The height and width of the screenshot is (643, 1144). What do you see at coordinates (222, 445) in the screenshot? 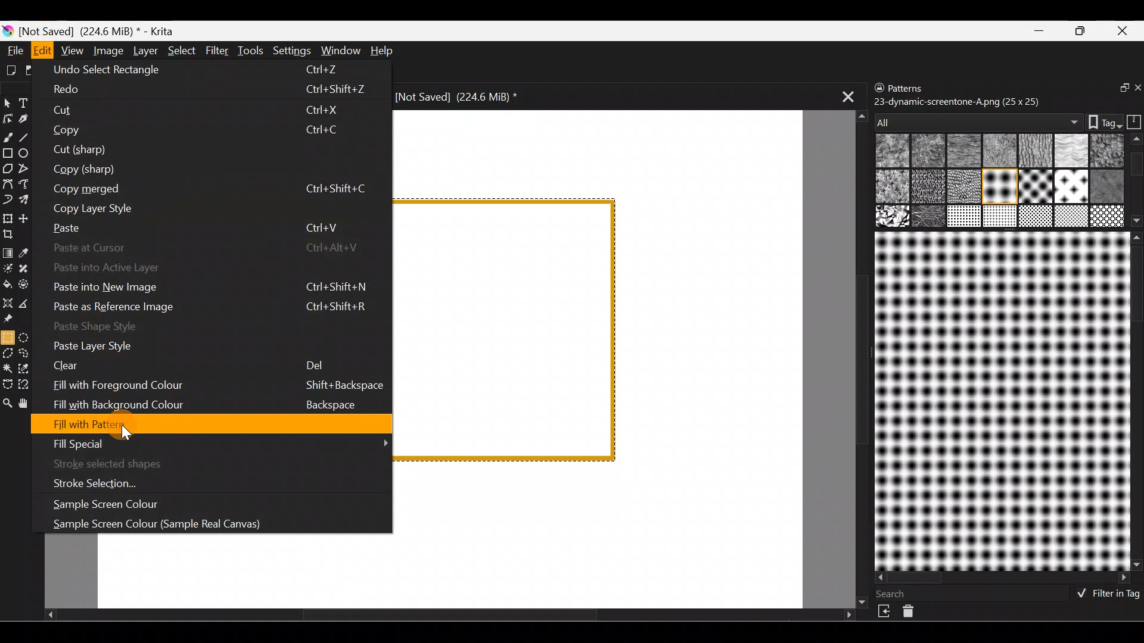
I see `Fill special` at bounding box center [222, 445].